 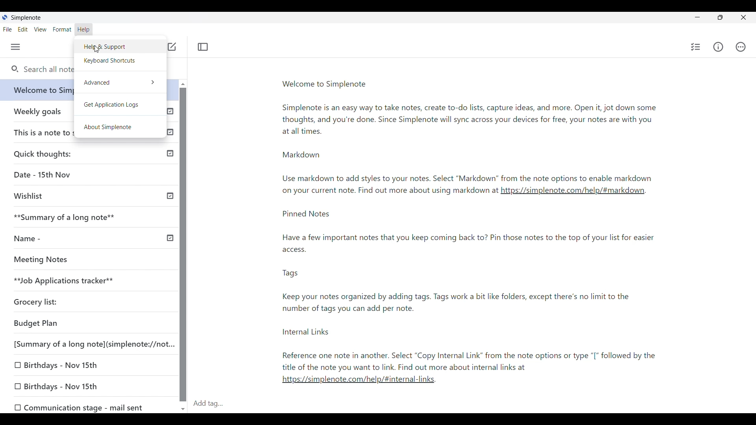 I want to click on Internal Links
Reference one note in another. Select “Copy Internal Link” from the note options or type “[* followed by the
title of the note you want to link. Find out more about internal links at, so click(x=471, y=347).